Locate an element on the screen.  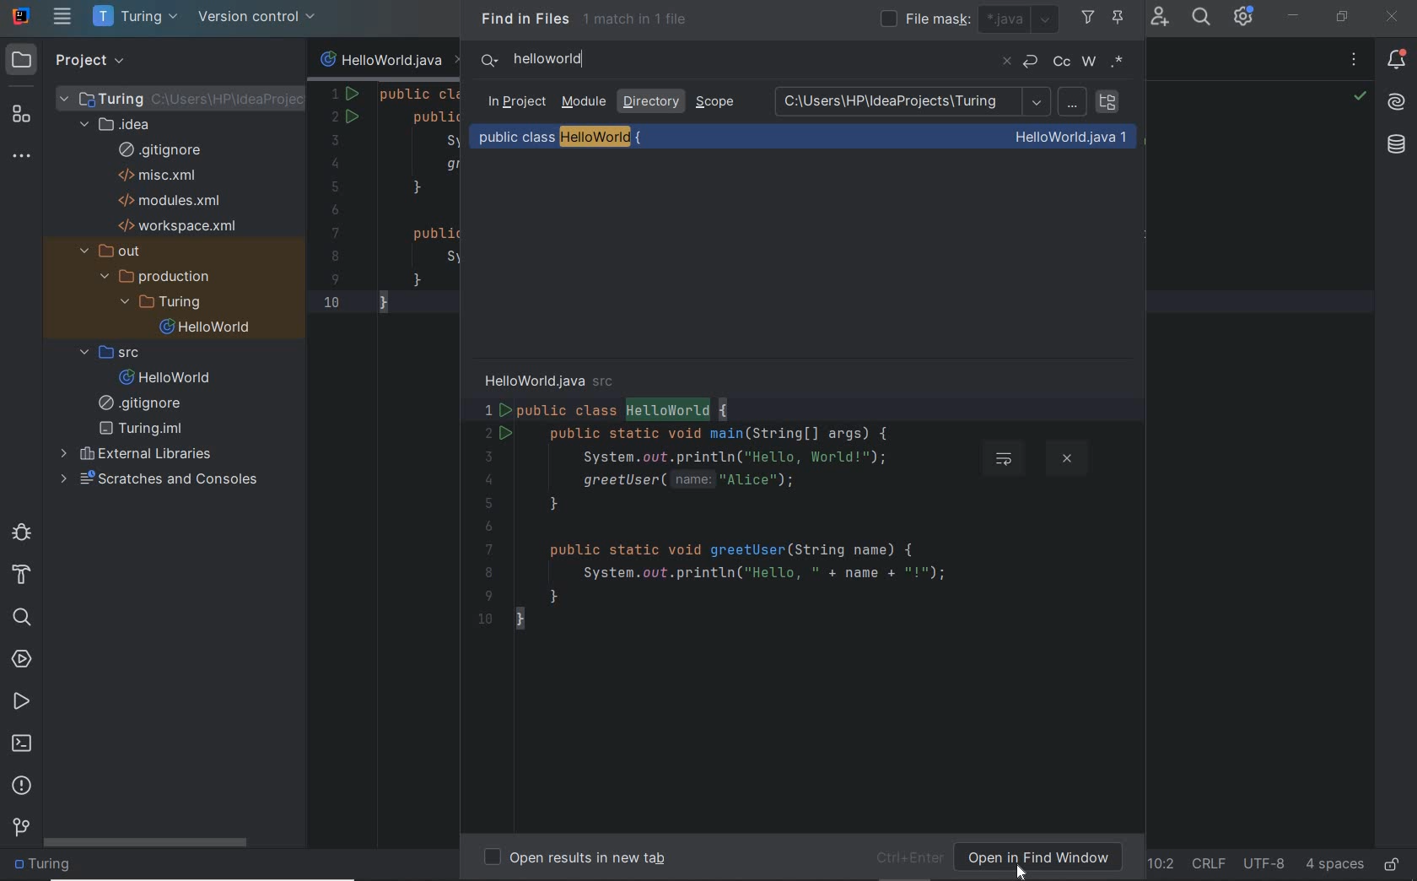
external libraries is located at coordinates (140, 456).